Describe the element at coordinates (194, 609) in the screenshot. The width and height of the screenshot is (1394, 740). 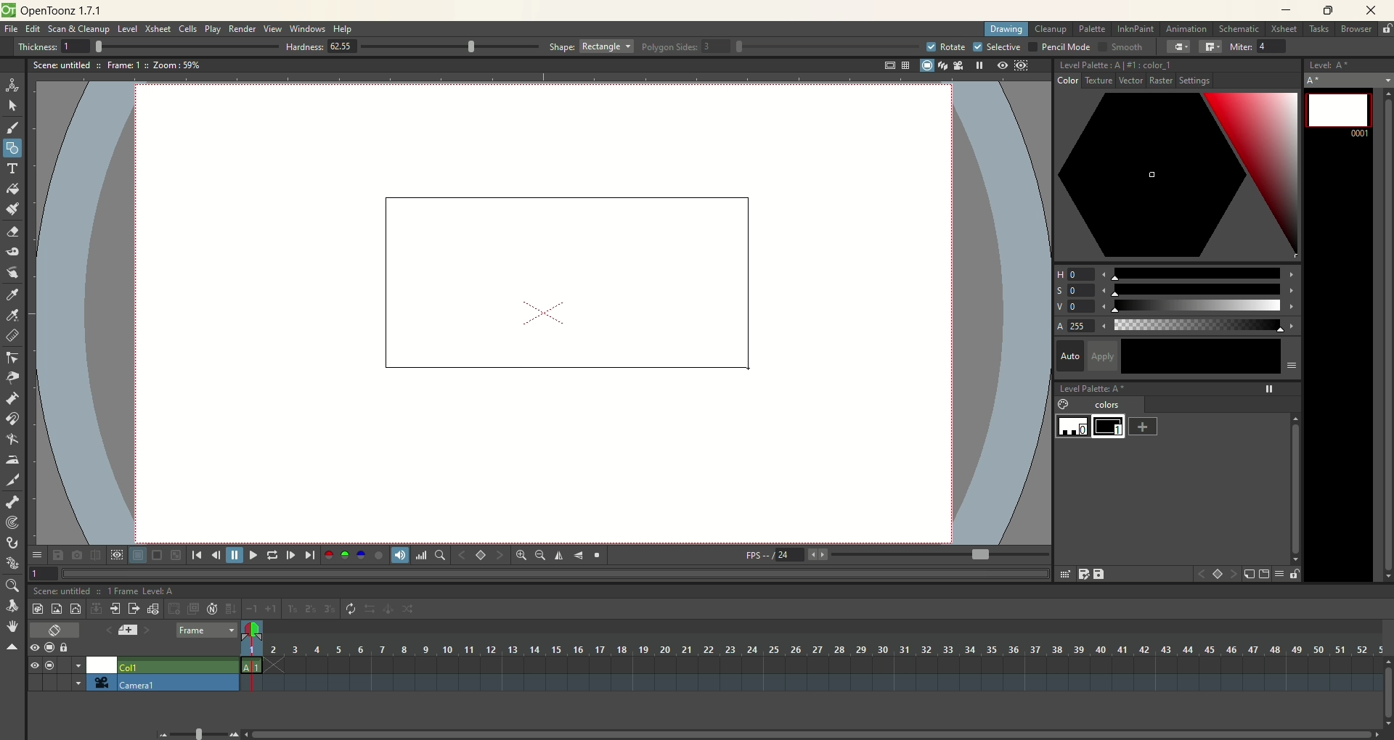
I see `duplicate drawing` at that location.